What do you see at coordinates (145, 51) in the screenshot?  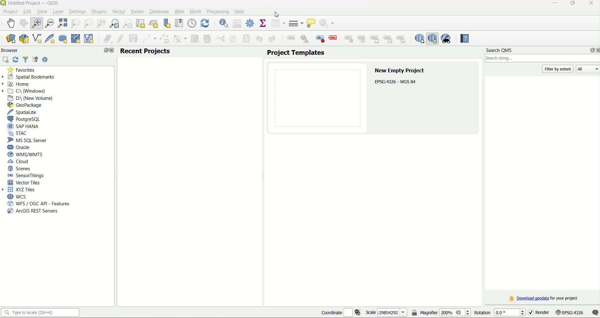 I see `recent projects` at bounding box center [145, 51].